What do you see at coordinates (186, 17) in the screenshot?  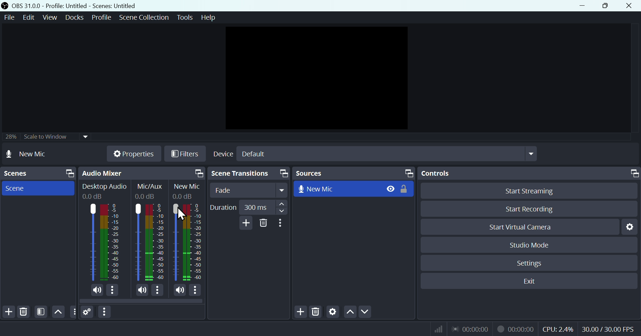 I see `Tools` at bounding box center [186, 17].